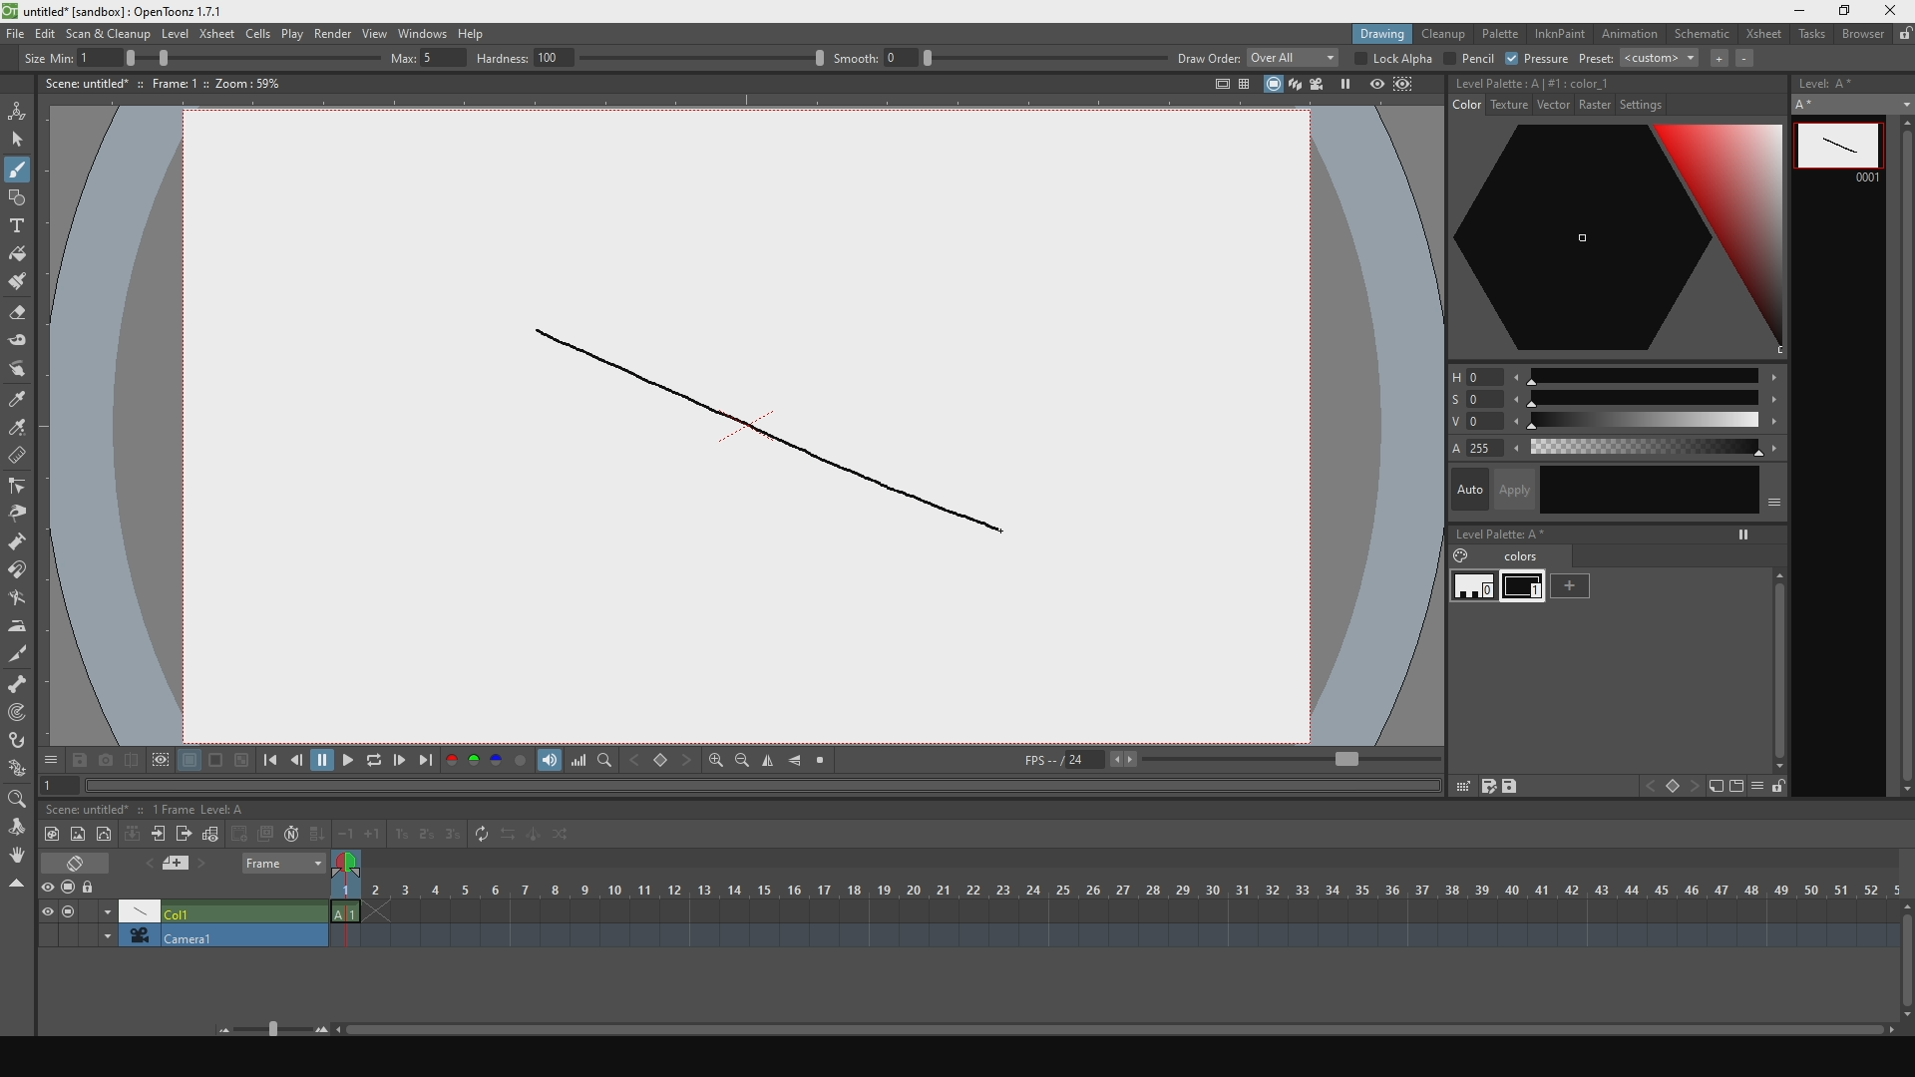 This screenshot has height=1077, width=1915. Describe the element at coordinates (1319, 85) in the screenshot. I see `camera` at that location.